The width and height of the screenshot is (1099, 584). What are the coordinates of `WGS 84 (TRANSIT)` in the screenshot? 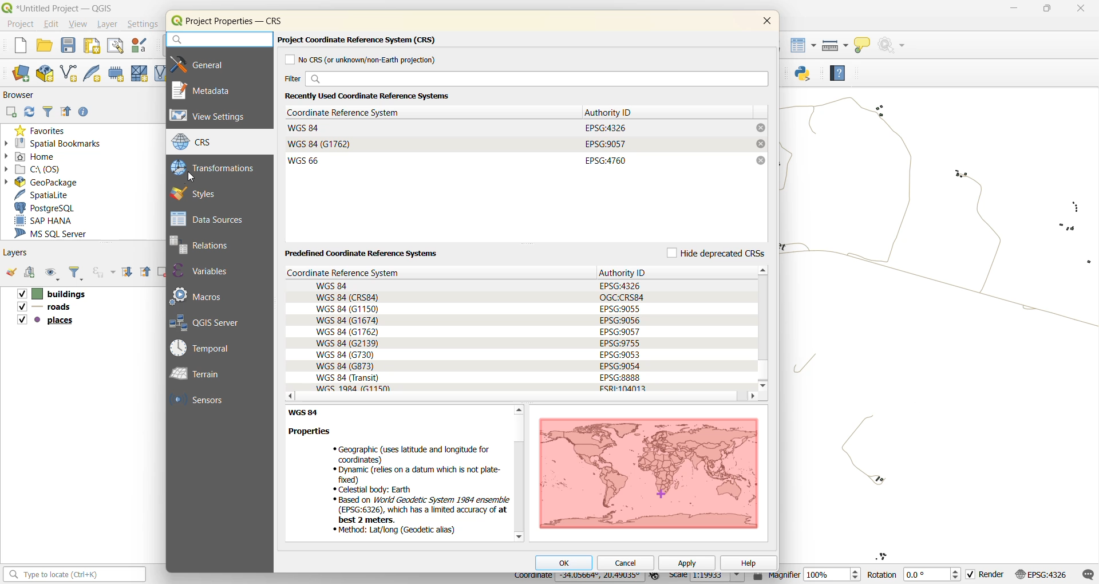 It's located at (348, 378).